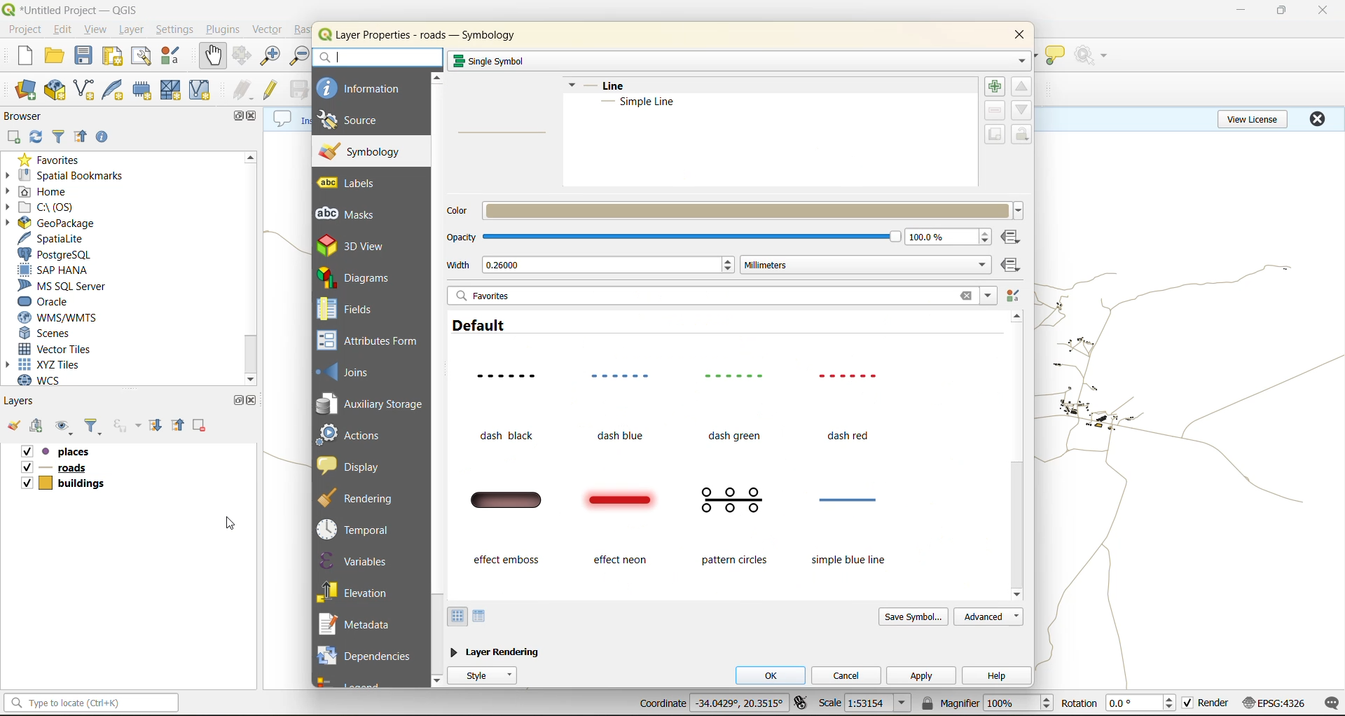 The image size is (1345, 716). I want to click on vertical scroll bar, so click(439, 621).